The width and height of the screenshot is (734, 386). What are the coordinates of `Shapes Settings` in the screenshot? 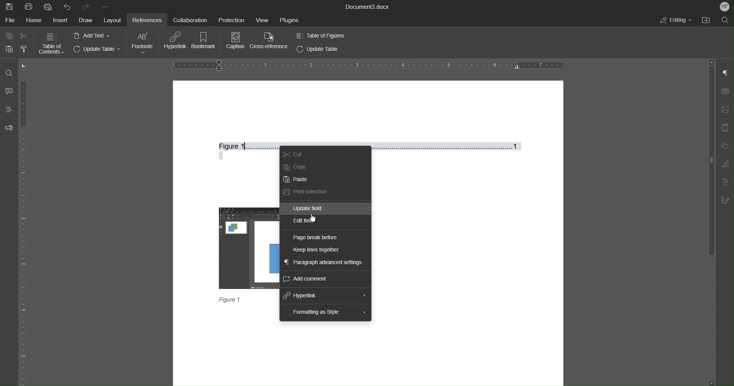 It's located at (726, 147).